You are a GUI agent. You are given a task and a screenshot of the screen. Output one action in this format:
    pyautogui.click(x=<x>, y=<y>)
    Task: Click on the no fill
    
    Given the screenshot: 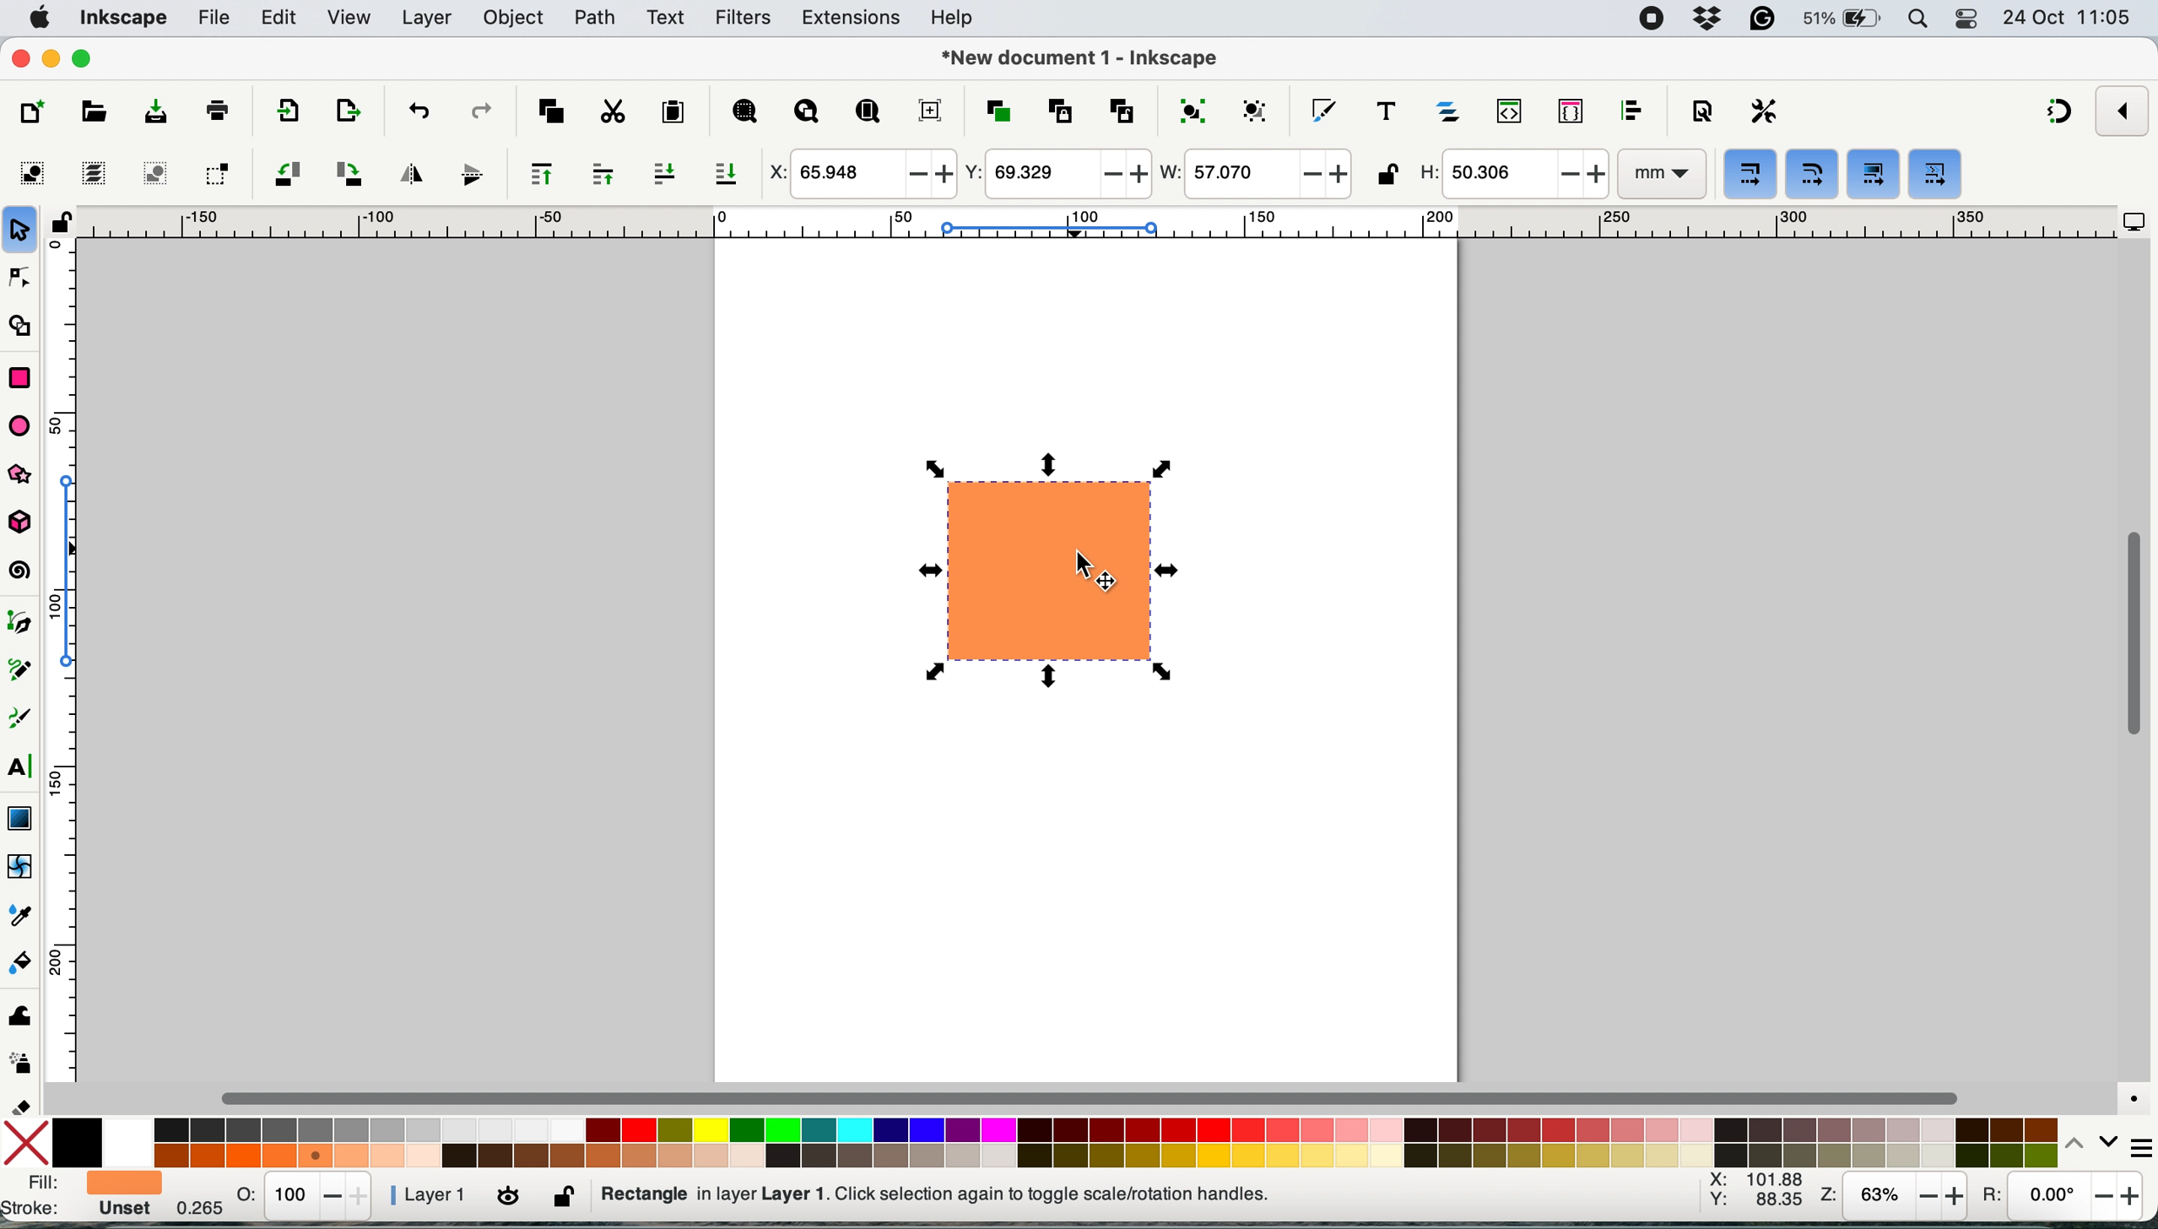 What is the action you would take?
    pyautogui.click(x=30, y=1140)
    